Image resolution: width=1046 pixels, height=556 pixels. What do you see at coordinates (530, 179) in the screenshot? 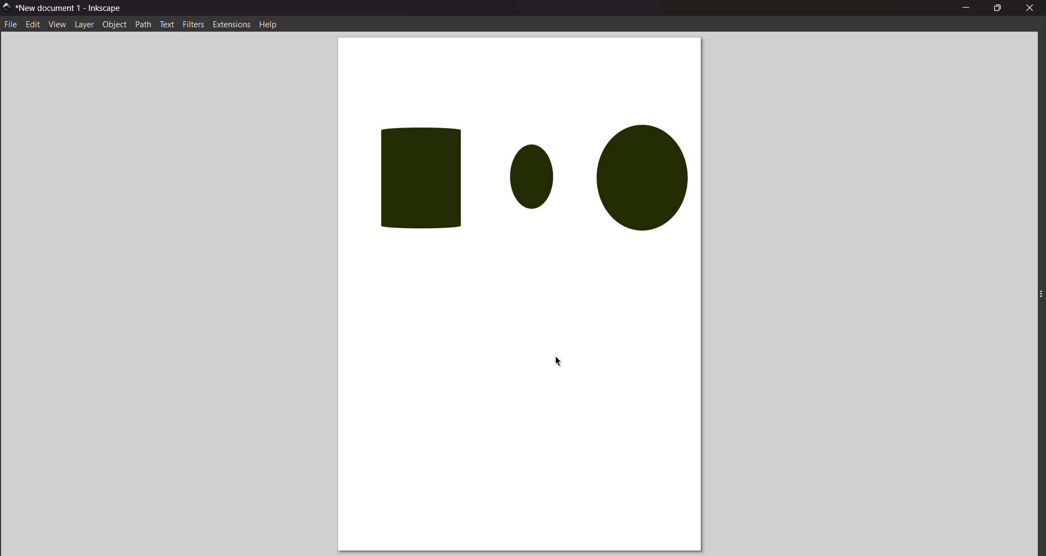
I see `objects` at bounding box center [530, 179].